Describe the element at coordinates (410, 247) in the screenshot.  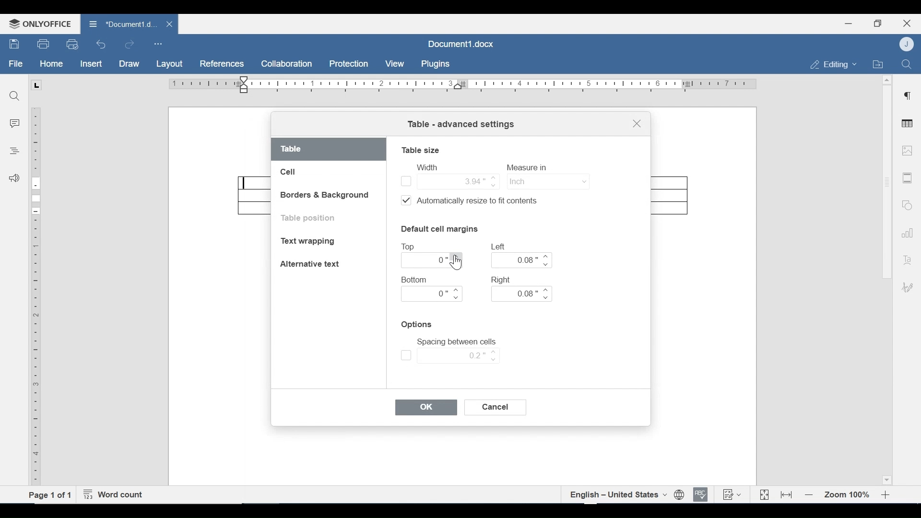
I see `Top` at that location.